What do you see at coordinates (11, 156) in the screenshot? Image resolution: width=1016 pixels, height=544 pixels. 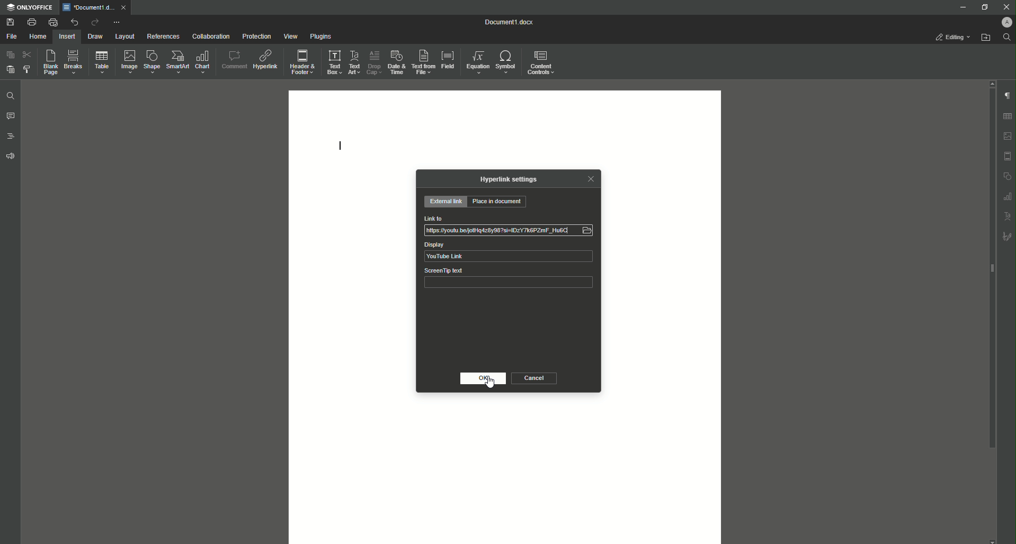 I see `Feedback` at bounding box center [11, 156].